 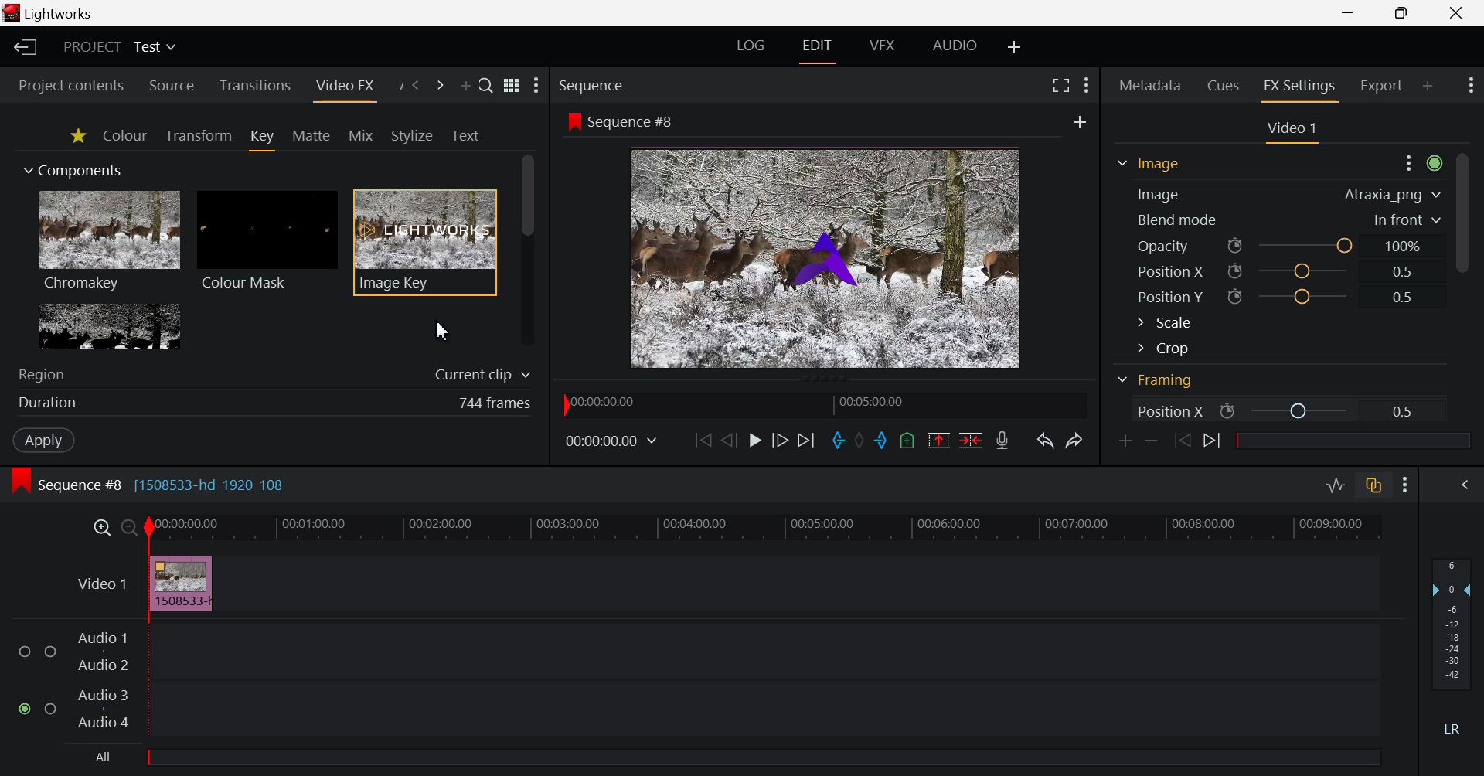 I want to click on 100%, so click(x=1403, y=244).